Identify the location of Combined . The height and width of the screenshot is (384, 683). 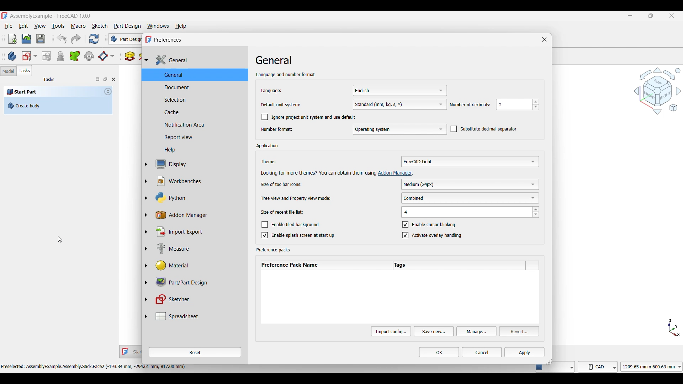
(471, 198).